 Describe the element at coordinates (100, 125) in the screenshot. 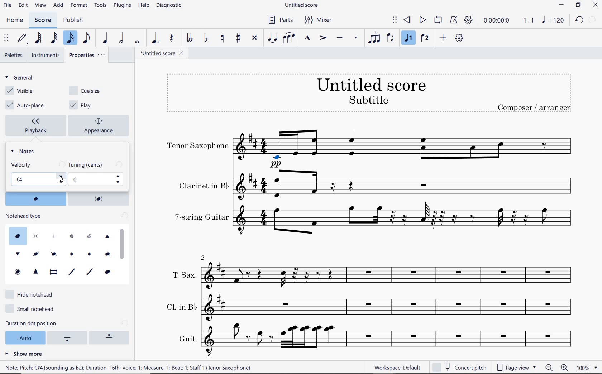

I see `appearance` at that location.